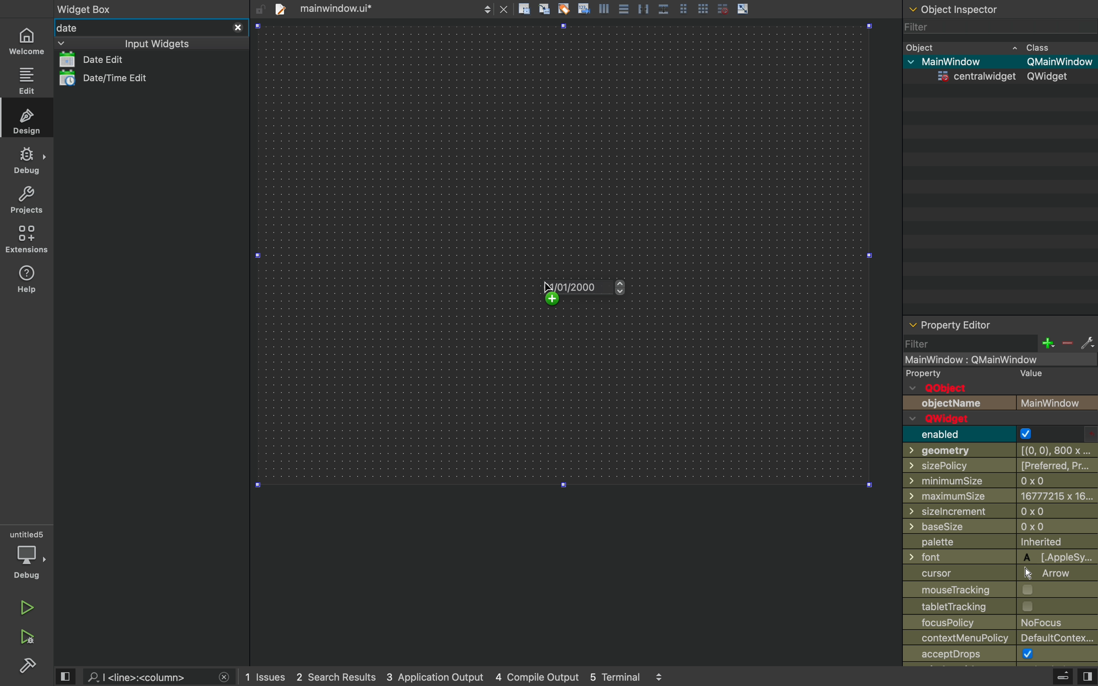 This screenshot has width=1098, height=686. What do you see at coordinates (969, 343) in the screenshot?
I see `filter` at bounding box center [969, 343].